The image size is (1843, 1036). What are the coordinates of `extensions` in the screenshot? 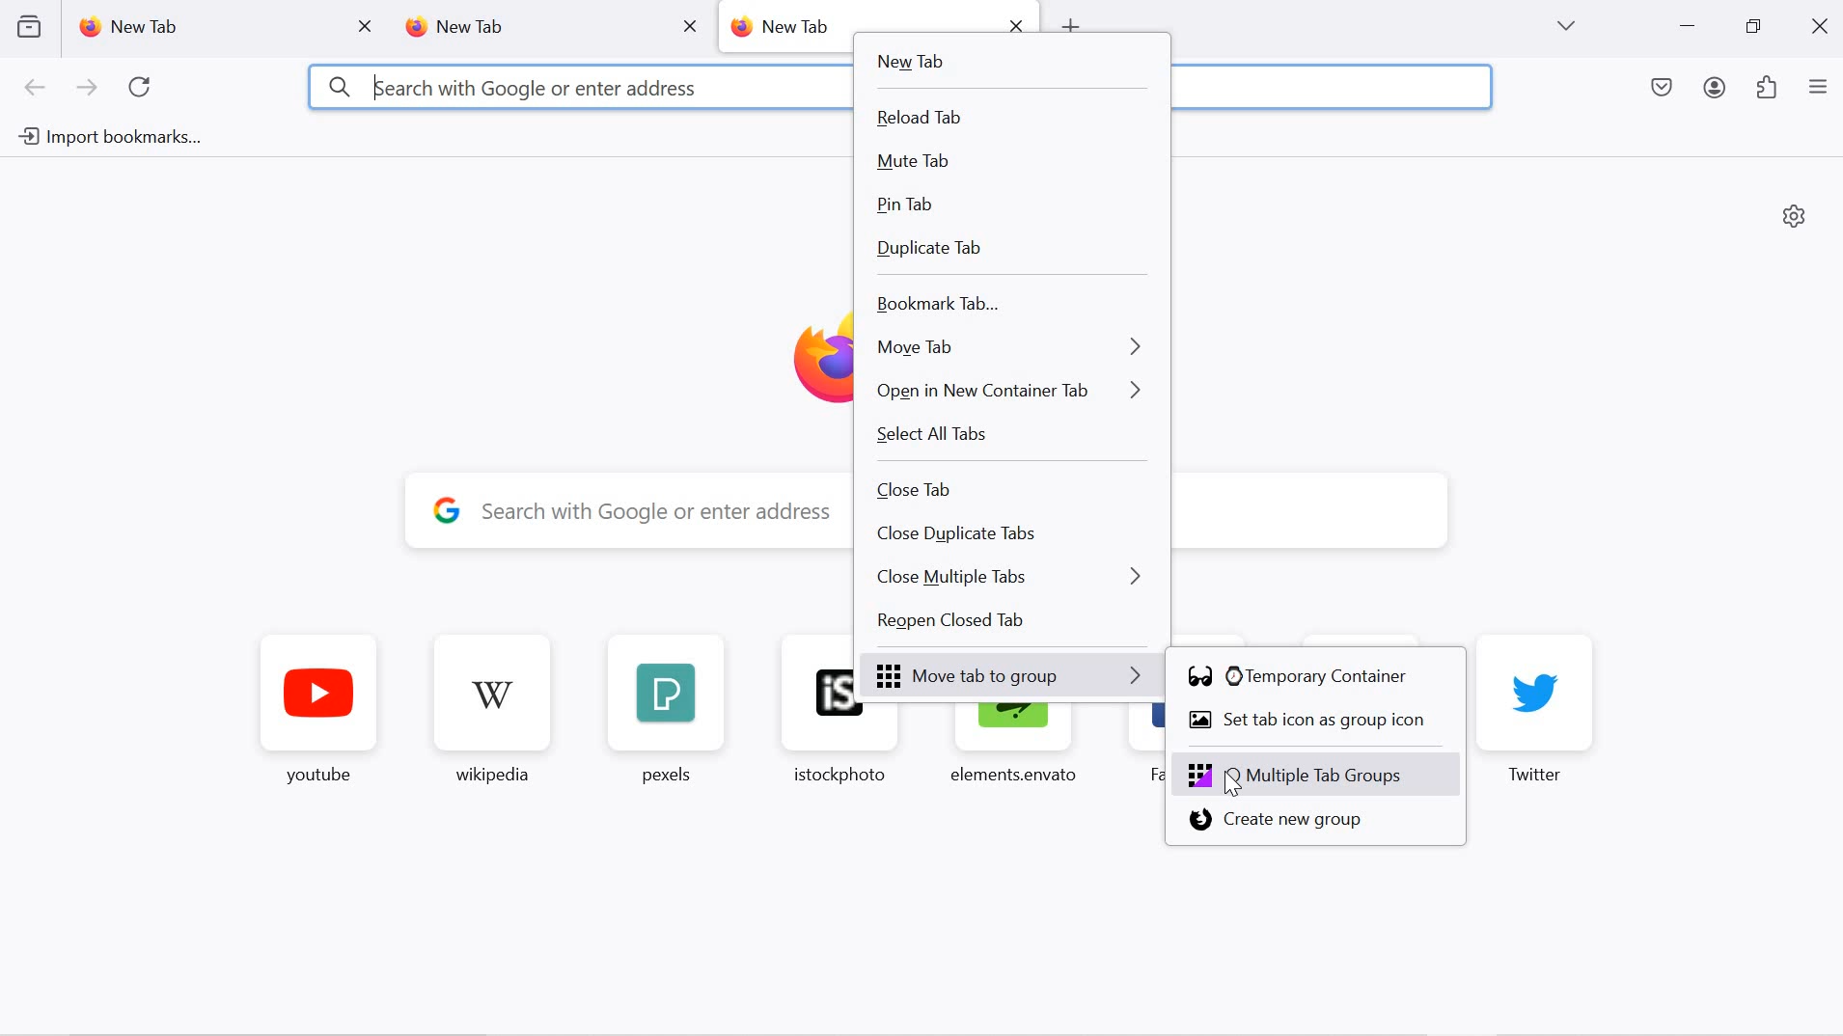 It's located at (1768, 90).